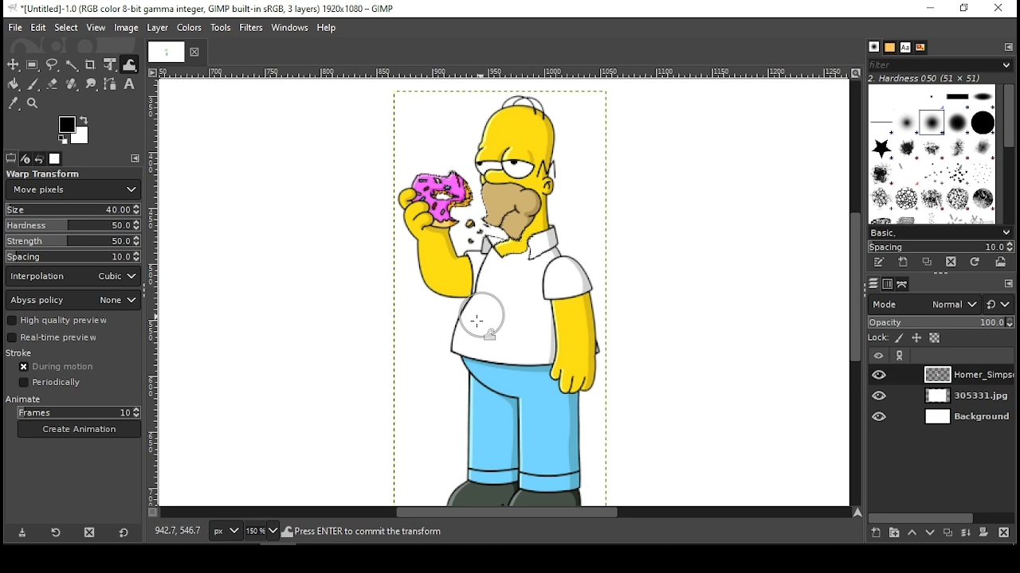  What do you see at coordinates (504, 296) in the screenshot?
I see `image` at bounding box center [504, 296].